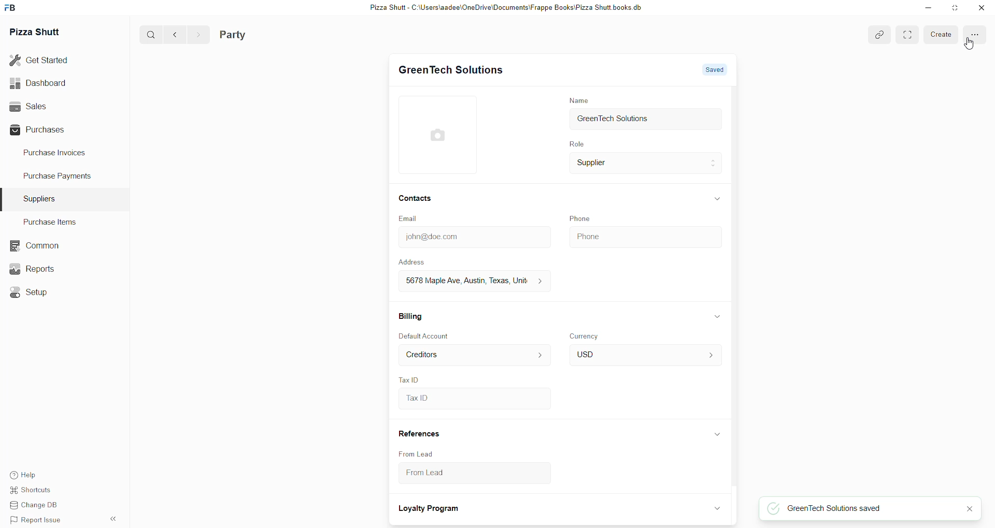 This screenshot has height=528, width=995. What do you see at coordinates (419, 434) in the screenshot?
I see `References` at bounding box center [419, 434].